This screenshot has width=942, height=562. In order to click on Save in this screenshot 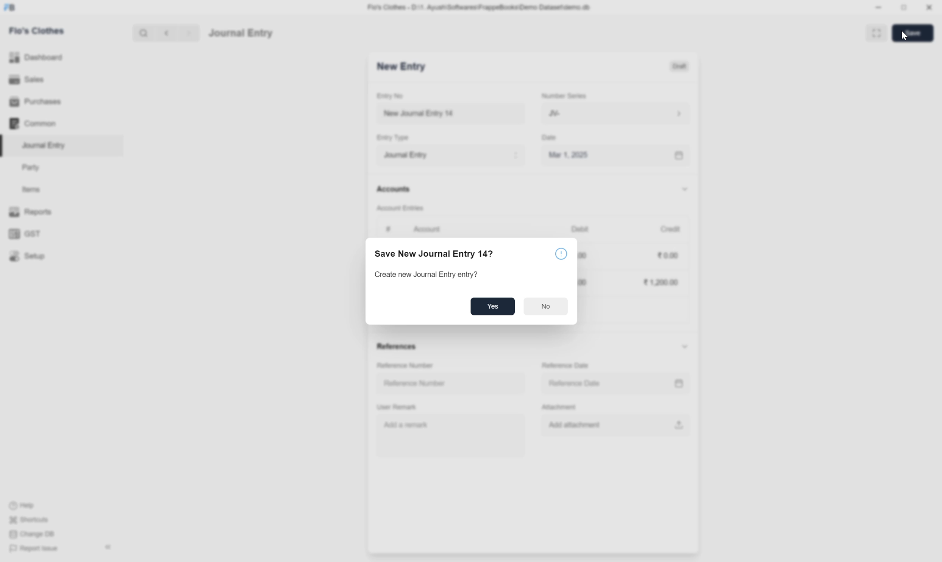, I will do `click(913, 33)`.